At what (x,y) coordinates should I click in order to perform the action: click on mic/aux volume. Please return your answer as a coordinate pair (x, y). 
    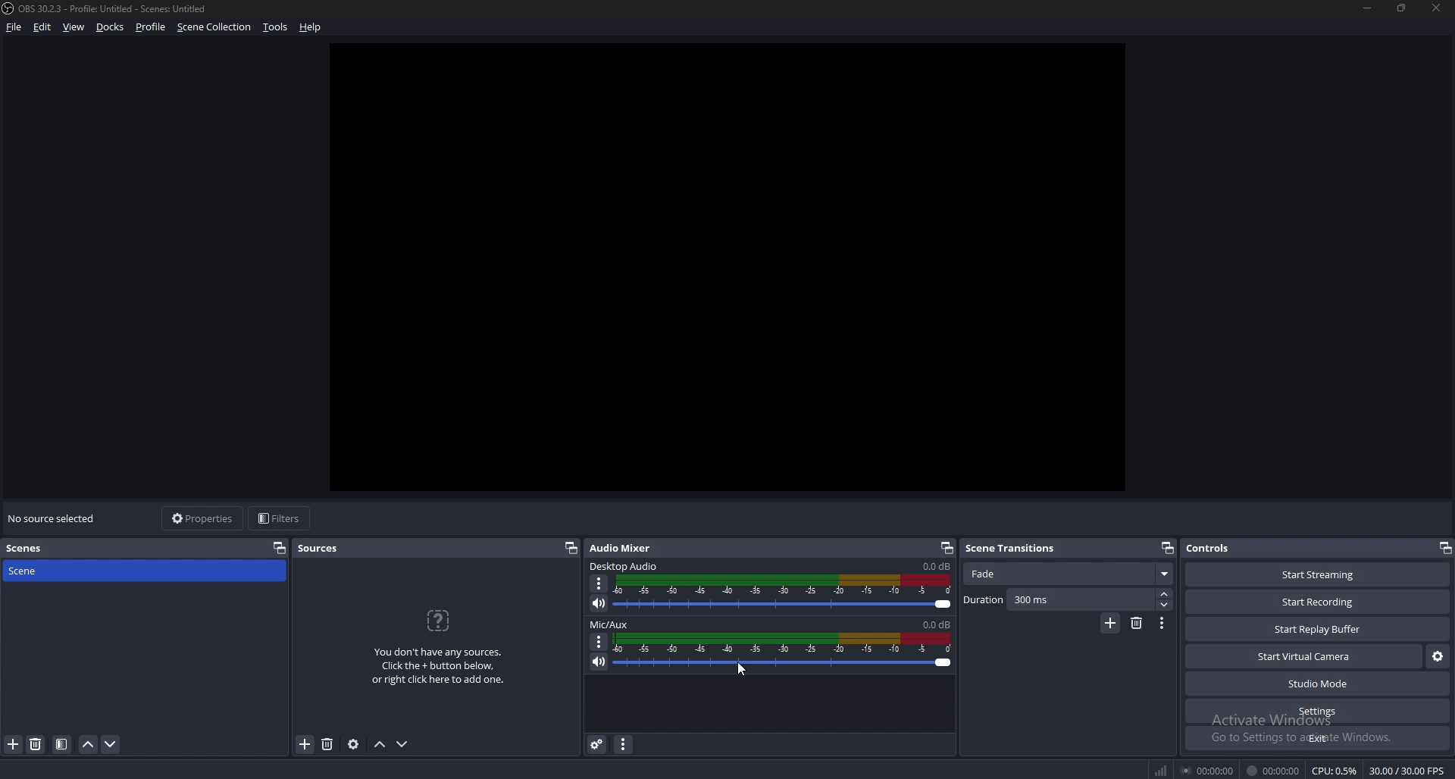
    Looking at the image, I should click on (935, 624).